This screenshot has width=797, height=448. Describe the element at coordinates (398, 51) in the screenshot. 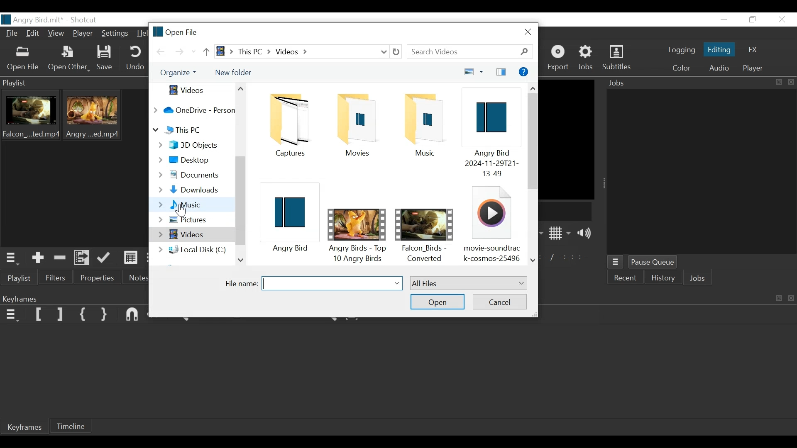

I see `Refresh` at that location.